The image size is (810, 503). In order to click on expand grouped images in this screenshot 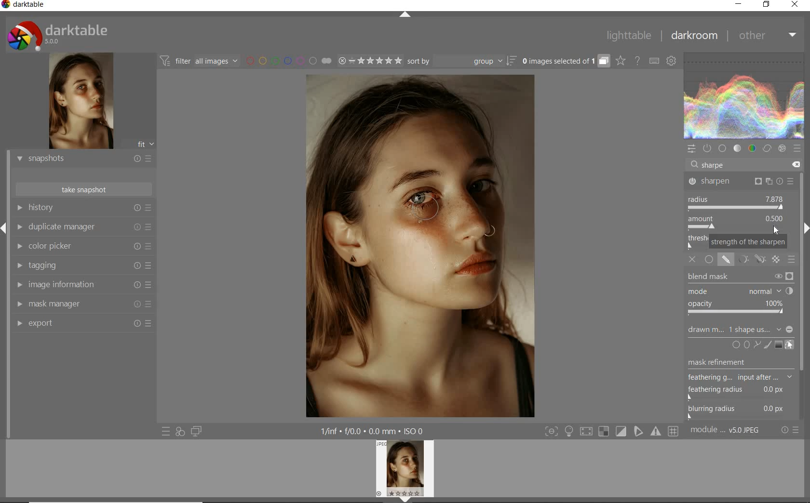, I will do `click(564, 61)`.